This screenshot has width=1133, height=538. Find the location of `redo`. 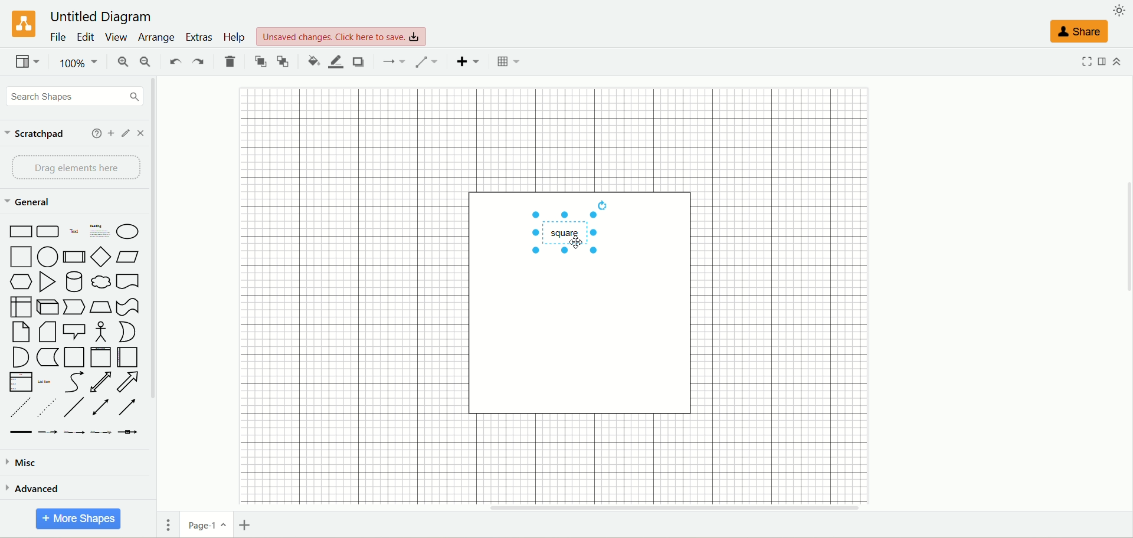

redo is located at coordinates (196, 63).